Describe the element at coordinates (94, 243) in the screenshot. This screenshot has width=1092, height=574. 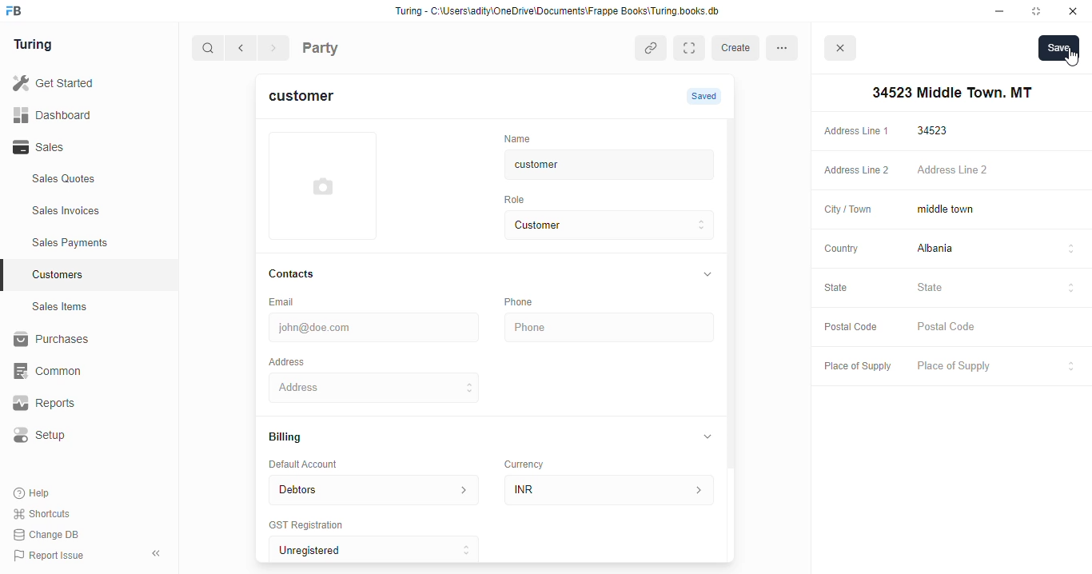
I see `Sales Payments` at that location.